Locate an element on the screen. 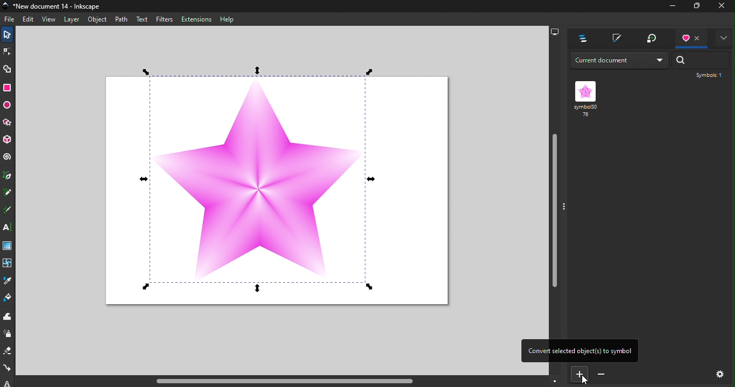  Canvas is located at coordinates (270, 184).